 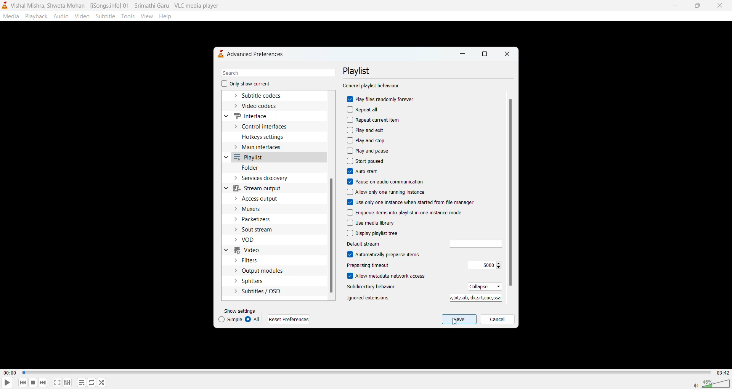 What do you see at coordinates (363, 172) in the screenshot?
I see `autostart` at bounding box center [363, 172].